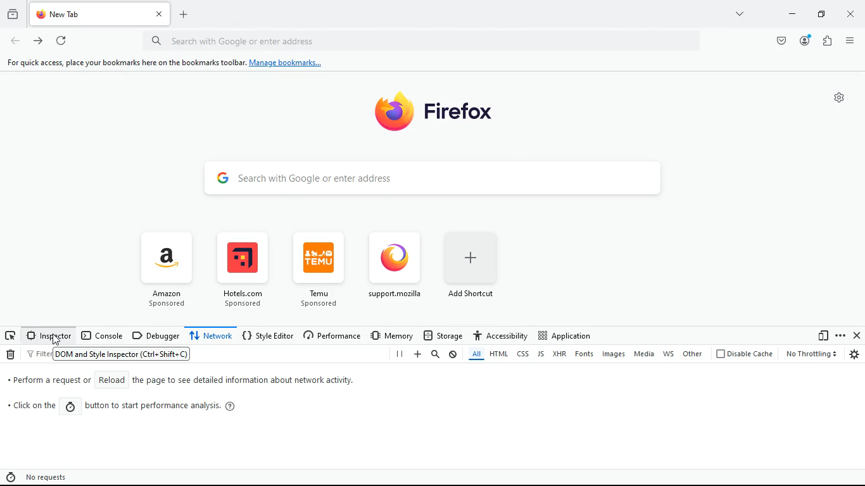 The height and width of the screenshot is (486, 865). I want to click on ws, so click(670, 354).